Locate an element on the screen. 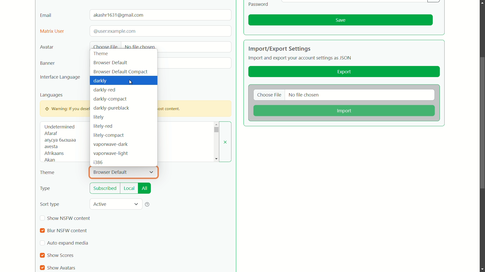 Image resolution: width=485 pixels, height=272 pixels. sort type is located at coordinates (50, 204).